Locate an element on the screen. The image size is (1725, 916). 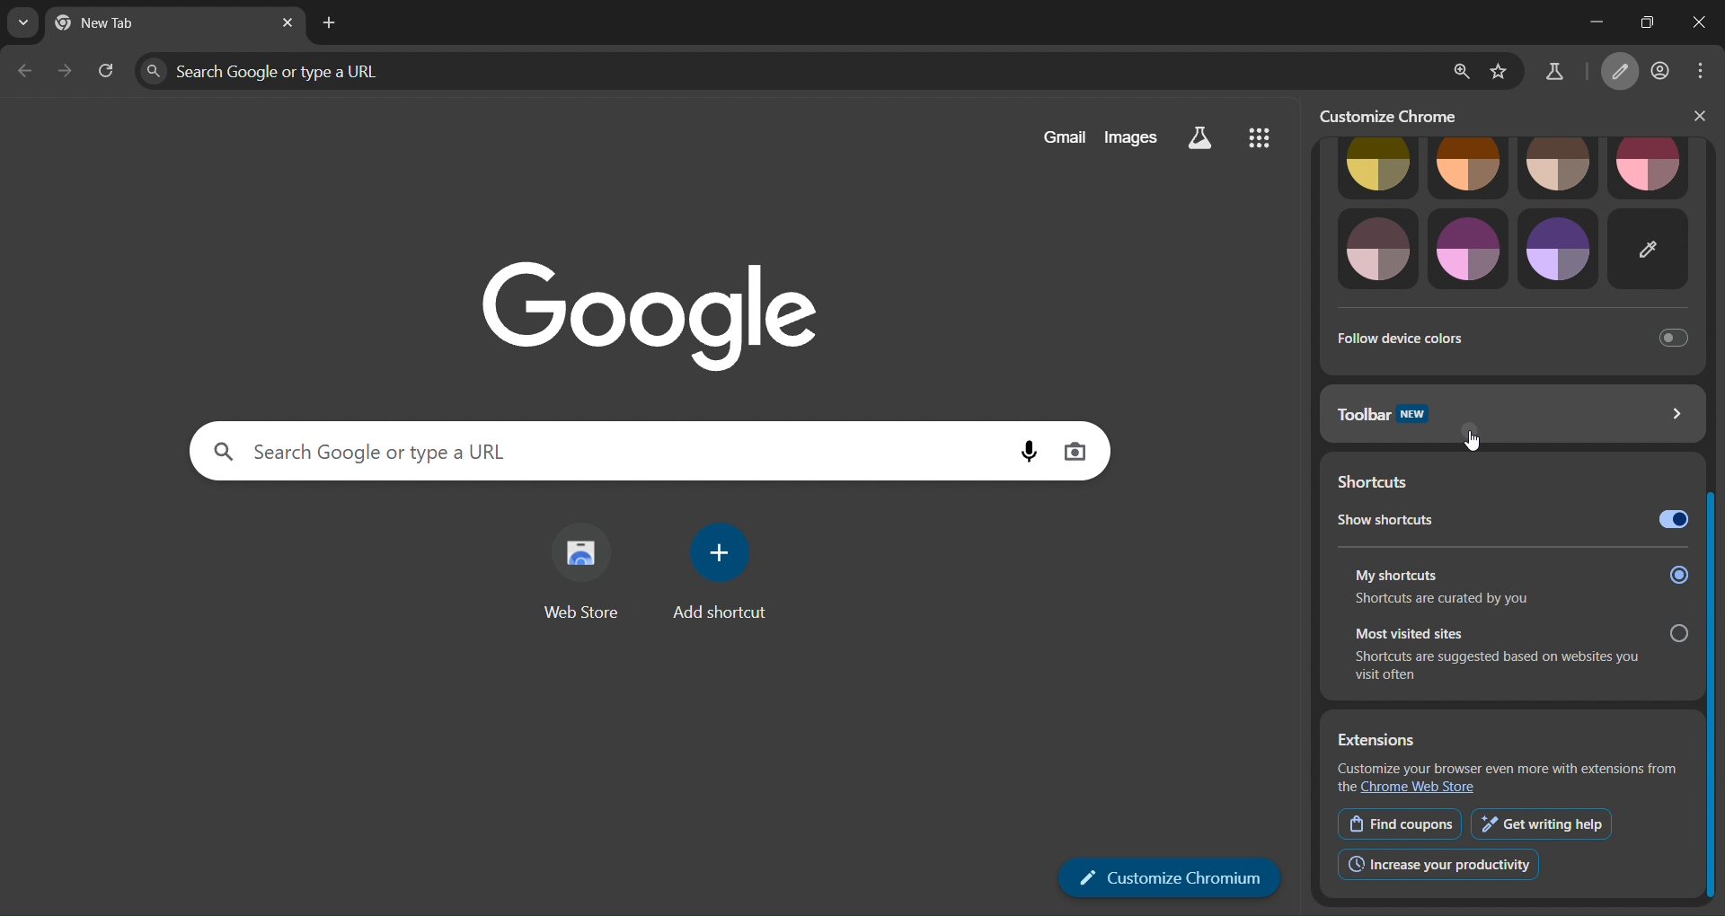
search tabs is located at coordinates (20, 23).